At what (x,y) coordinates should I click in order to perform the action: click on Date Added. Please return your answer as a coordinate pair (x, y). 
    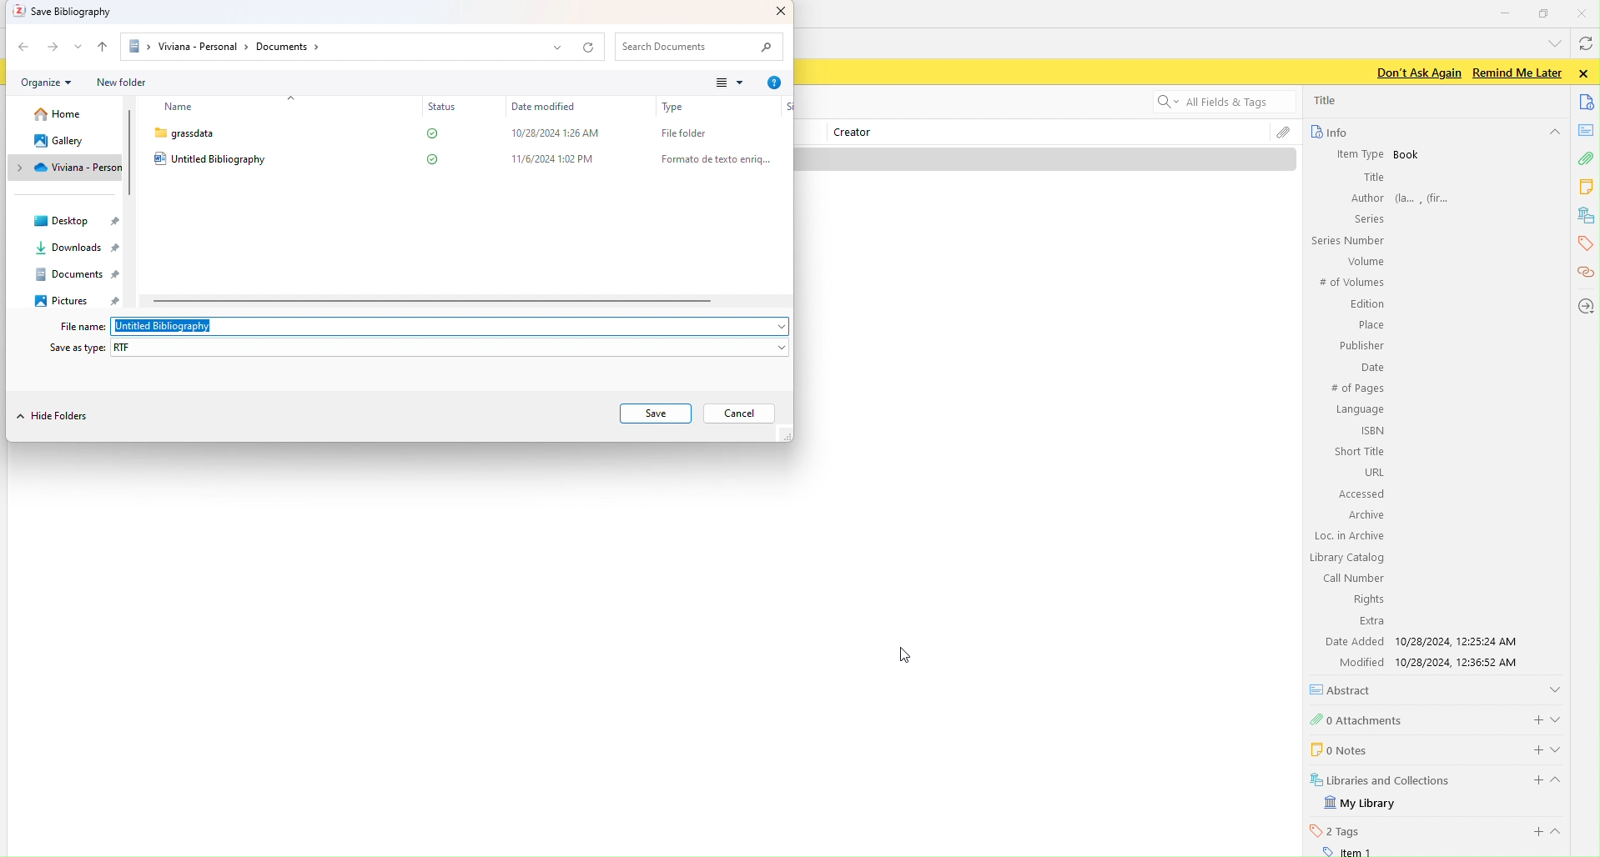
    Looking at the image, I should click on (1352, 641).